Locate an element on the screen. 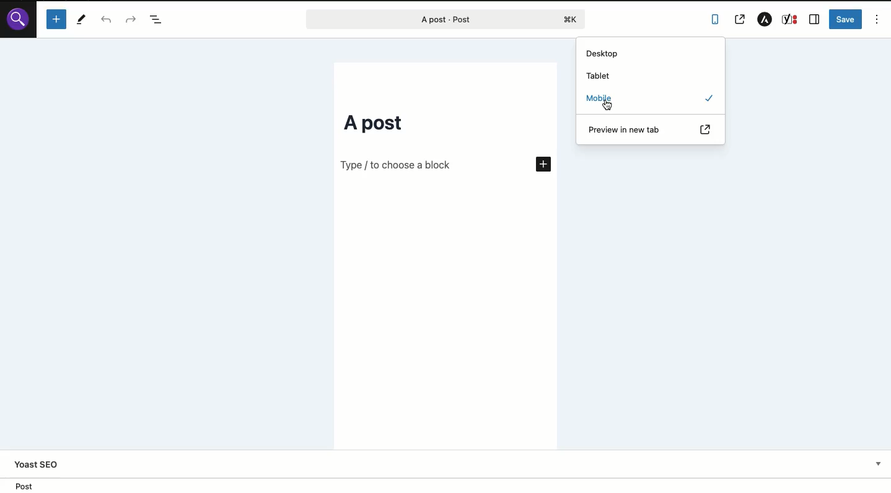  Mobile view is located at coordinates (486, 126).